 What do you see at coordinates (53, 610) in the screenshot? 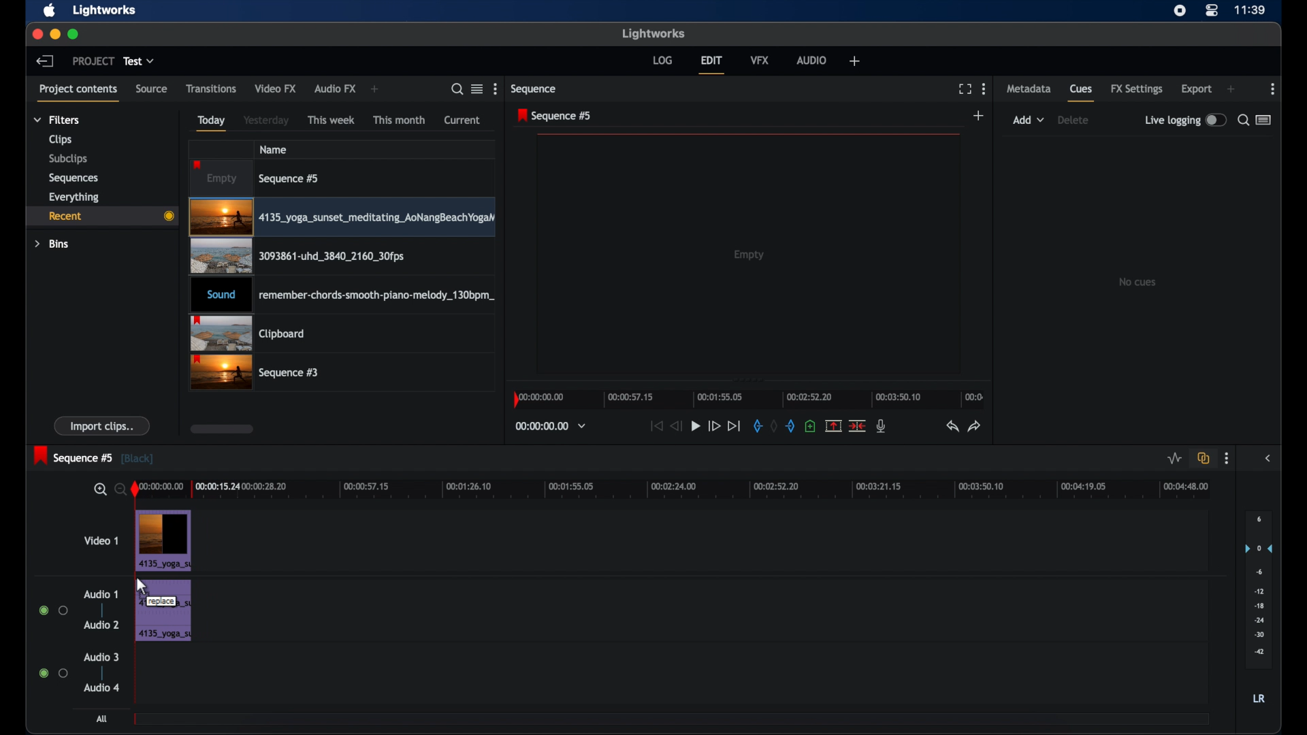
I see `radio buttons` at bounding box center [53, 610].